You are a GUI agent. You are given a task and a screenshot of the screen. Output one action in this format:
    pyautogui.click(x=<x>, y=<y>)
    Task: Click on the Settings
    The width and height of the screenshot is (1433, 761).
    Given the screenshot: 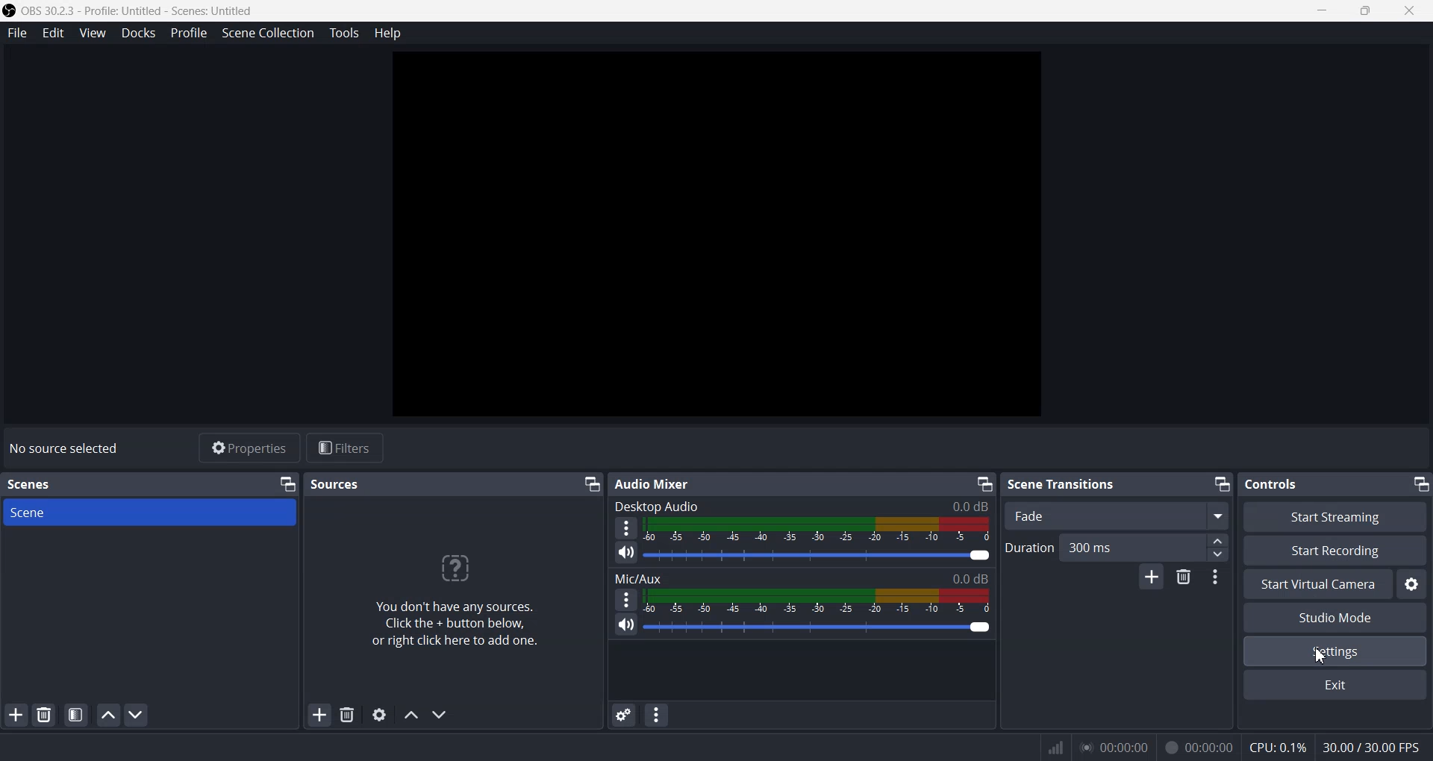 What is the action you would take?
    pyautogui.click(x=1413, y=586)
    